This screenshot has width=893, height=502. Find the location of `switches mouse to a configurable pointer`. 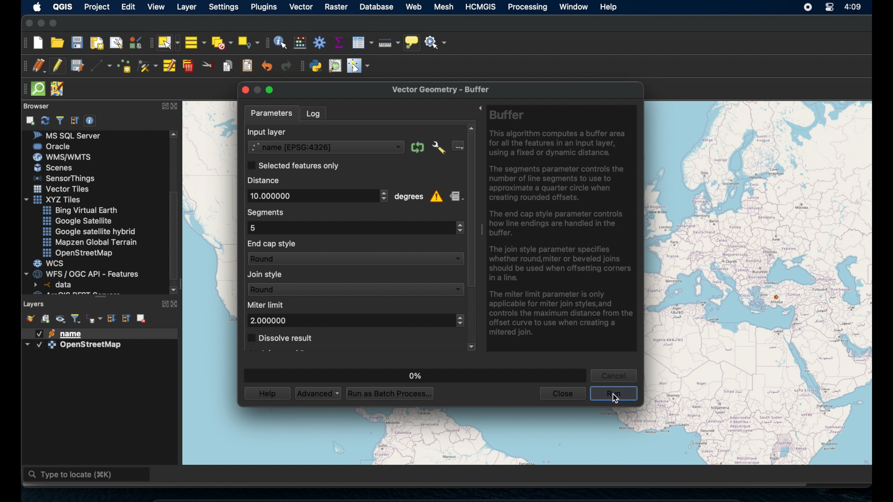

switches mouse to a configurable pointer is located at coordinates (358, 66).